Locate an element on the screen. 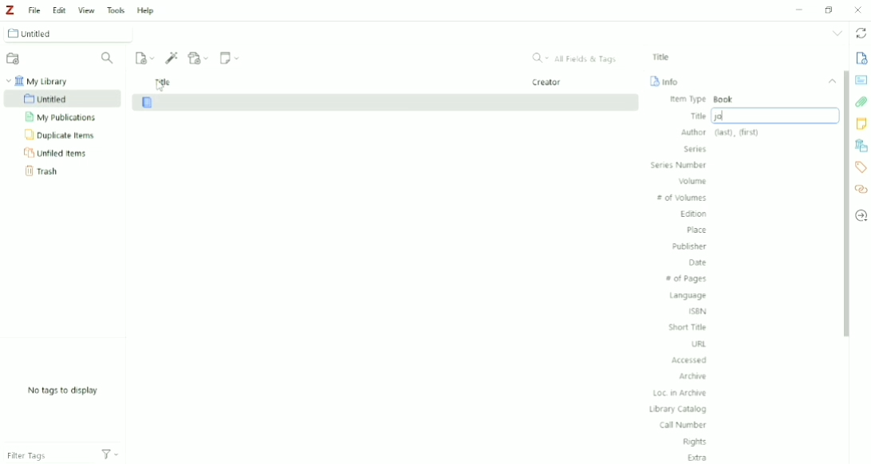 This screenshot has height=464, width=871. Duplicate Items is located at coordinates (61, 136).